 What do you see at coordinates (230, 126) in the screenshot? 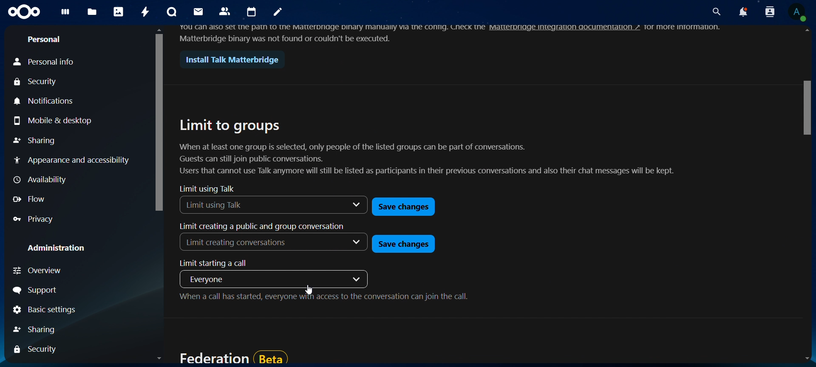
I see `limit to groups` at bounding box center [230, 126].